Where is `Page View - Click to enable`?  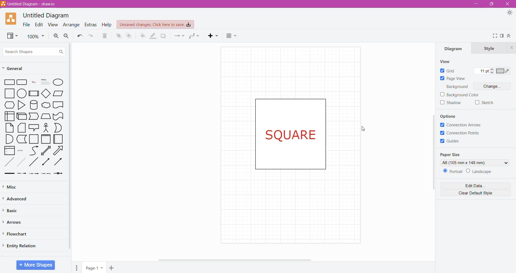
Page View - Click to enable is located at coordinates (453, 79).